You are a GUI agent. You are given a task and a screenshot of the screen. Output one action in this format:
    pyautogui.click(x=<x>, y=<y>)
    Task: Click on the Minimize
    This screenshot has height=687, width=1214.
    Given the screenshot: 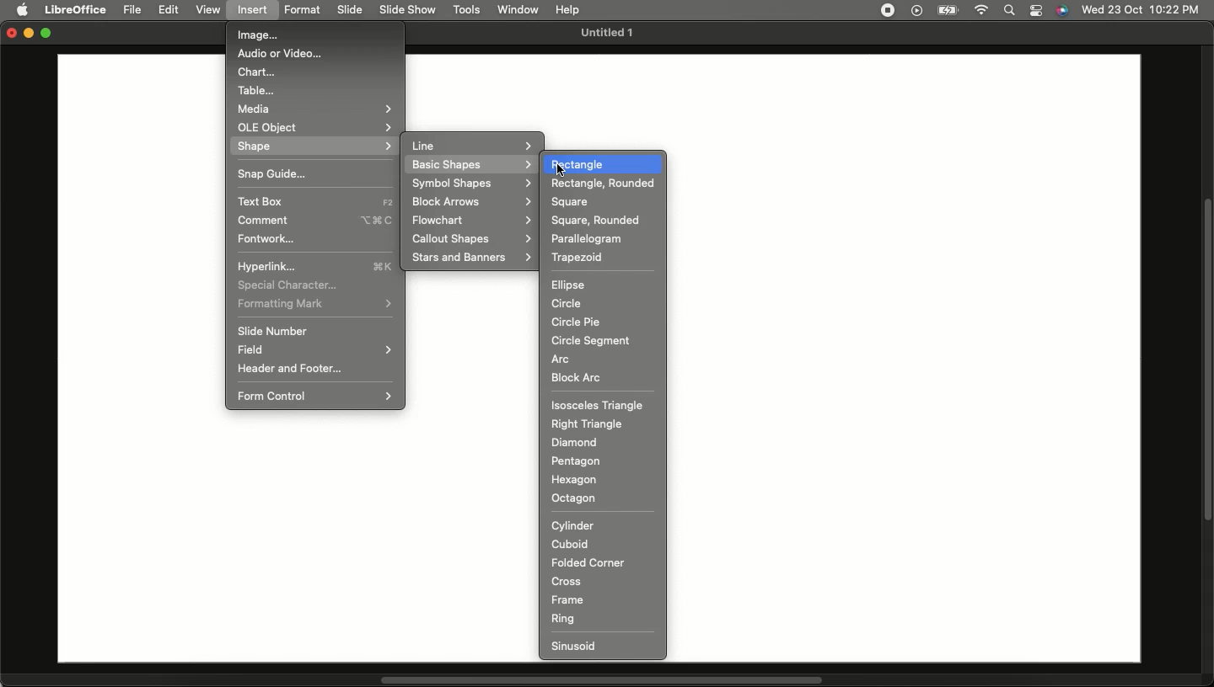 What is the action you would take?
    pyautogui.click(x=30, y=35)
    